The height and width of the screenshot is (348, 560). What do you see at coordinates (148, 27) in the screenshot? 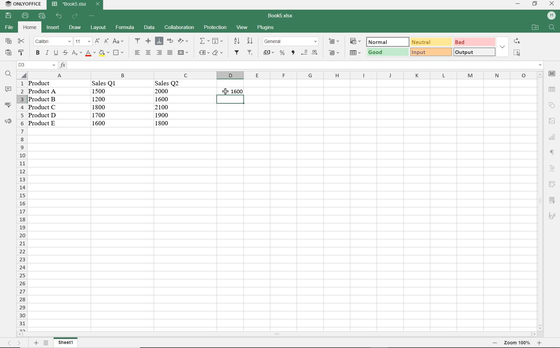
I see `data` at bounding box center [148, 27].